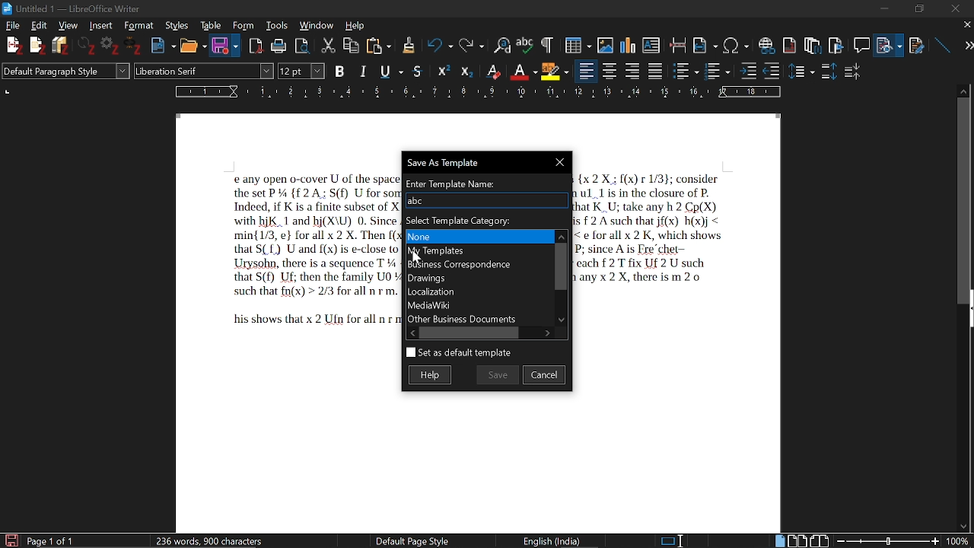  I want to click on Superscript, so click(492, 71).